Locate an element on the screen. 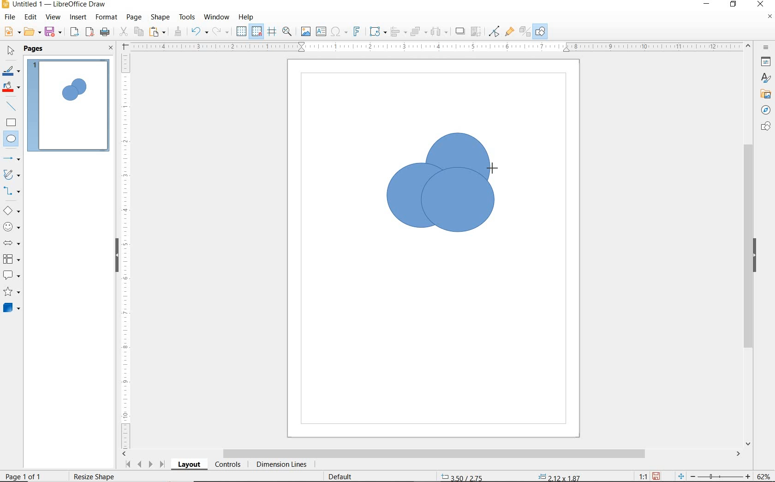  CUT is located at coordinates (124, 32).